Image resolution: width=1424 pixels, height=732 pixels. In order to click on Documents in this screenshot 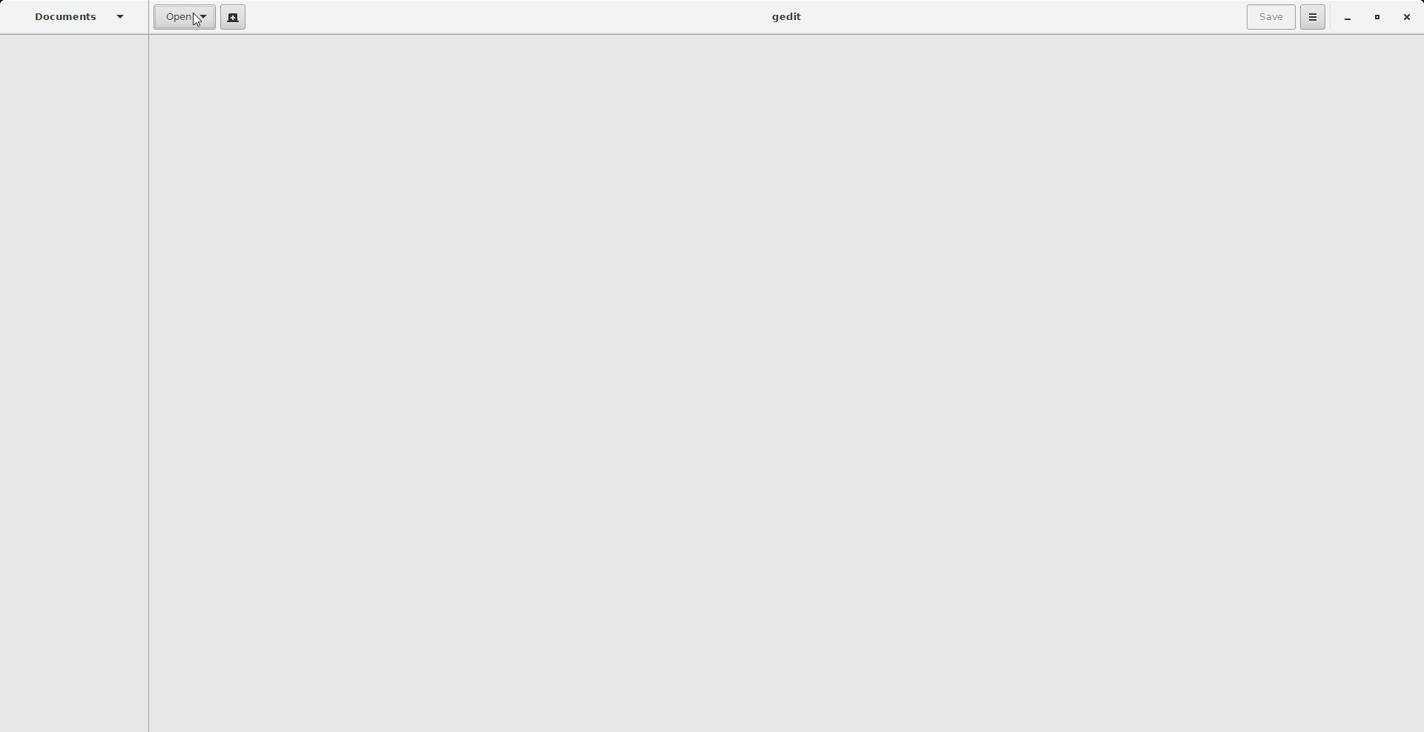, I will do `click(79, 18)`.